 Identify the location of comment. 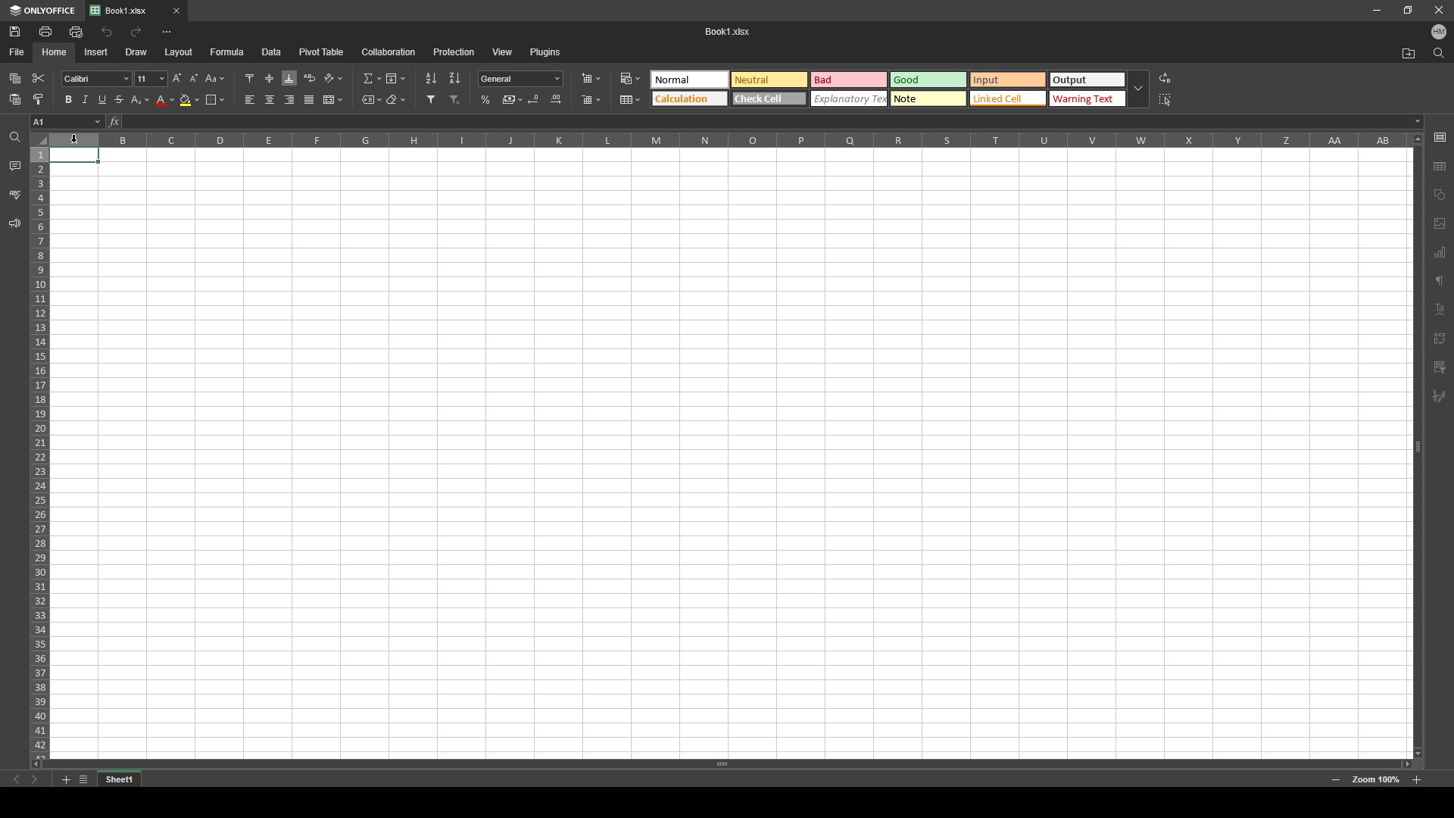
(14, 165).